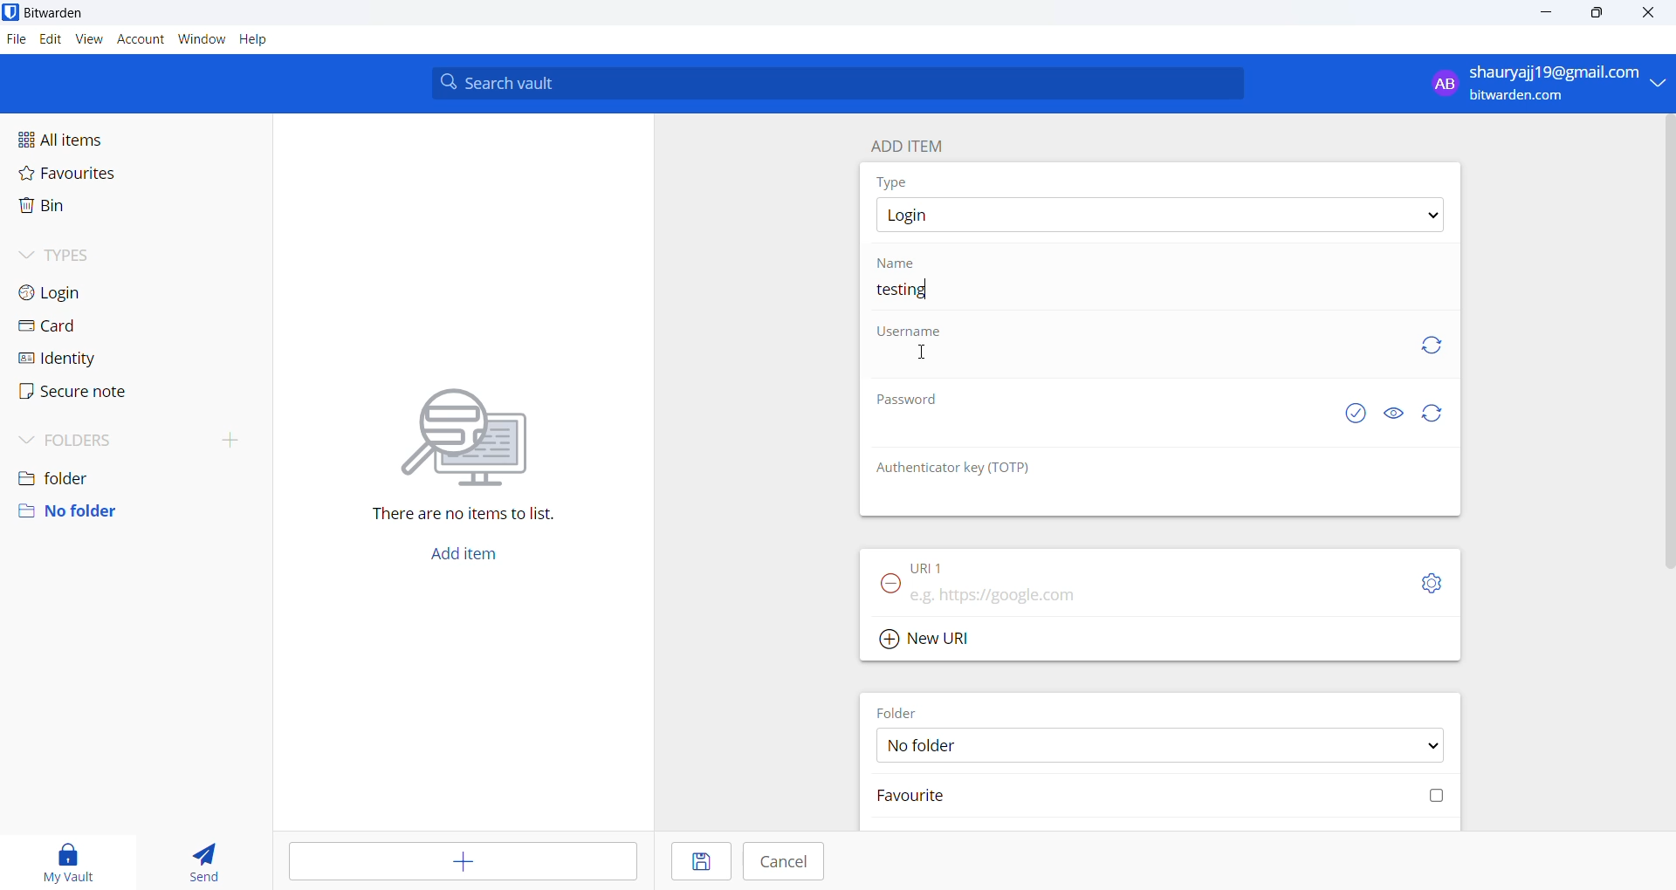 The width and height of the screenshot is (1676, 890). I want to click on save, so click(699, 860).